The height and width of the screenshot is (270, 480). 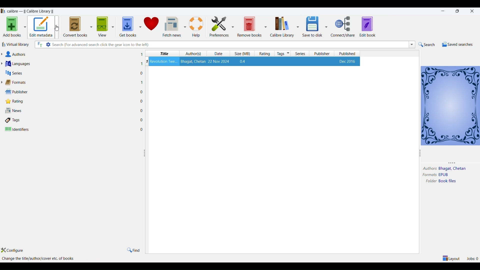 What do you see at coordinates (15, 250) in the screenshot?
I see `configure` at bounding box center [15, 250].